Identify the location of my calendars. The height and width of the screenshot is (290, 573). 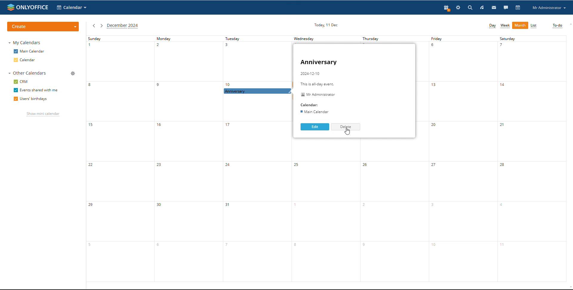
(25, 43).